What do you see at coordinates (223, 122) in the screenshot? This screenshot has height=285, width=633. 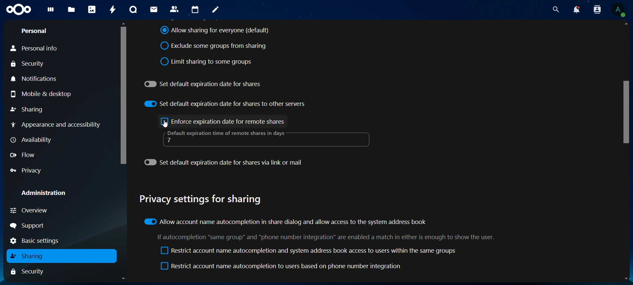 I see `enforce expiration datev for remote shares` at bounding box center [223, 122].